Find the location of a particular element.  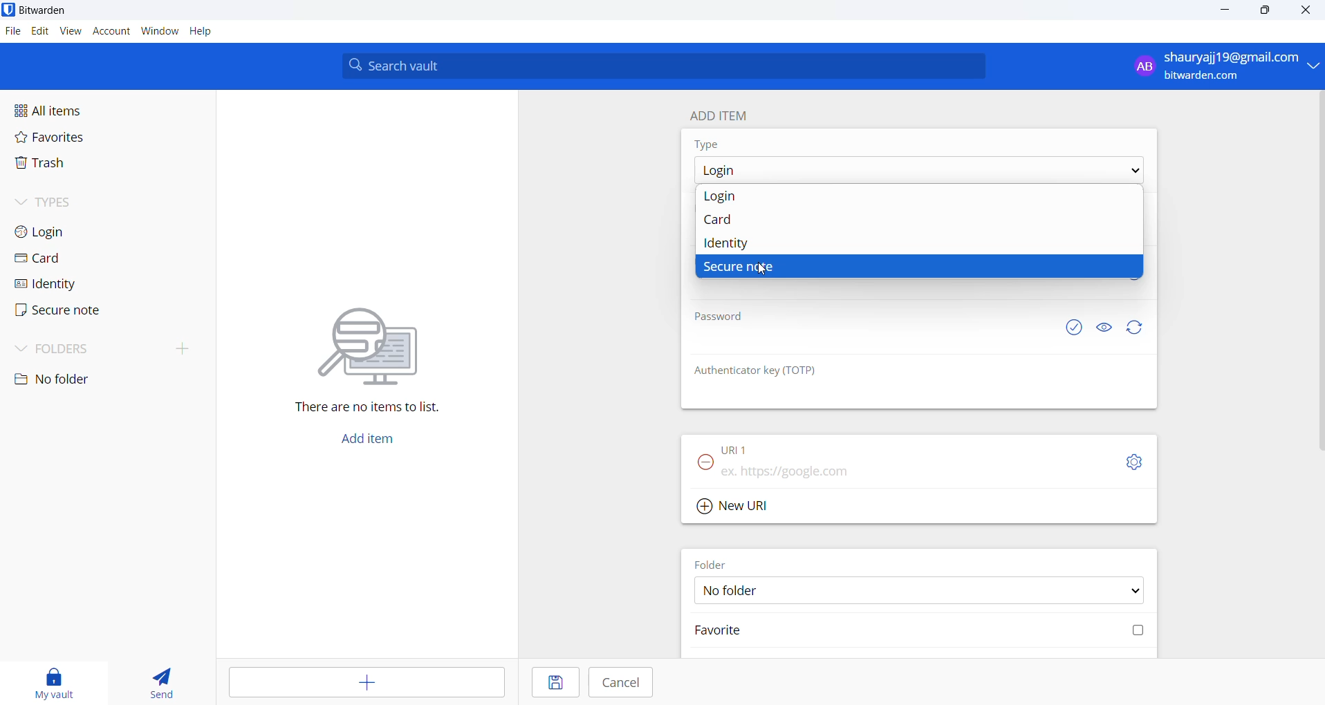

favorite checkbox is located at coordinates (916, 633).